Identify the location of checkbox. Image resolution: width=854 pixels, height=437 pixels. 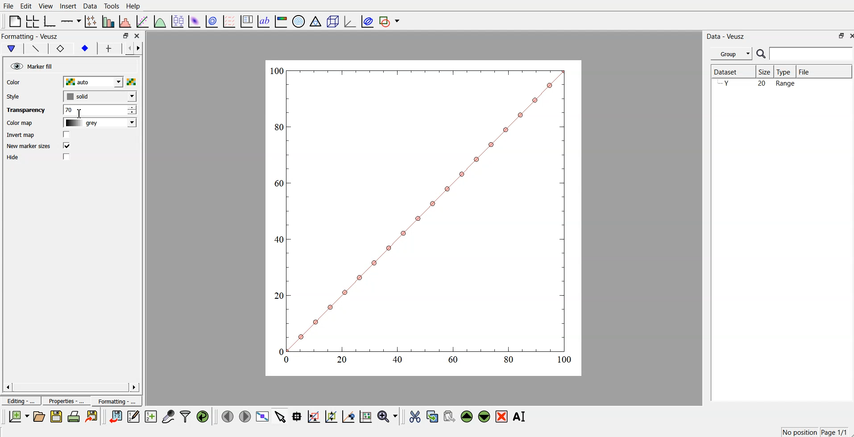
(68, 135).